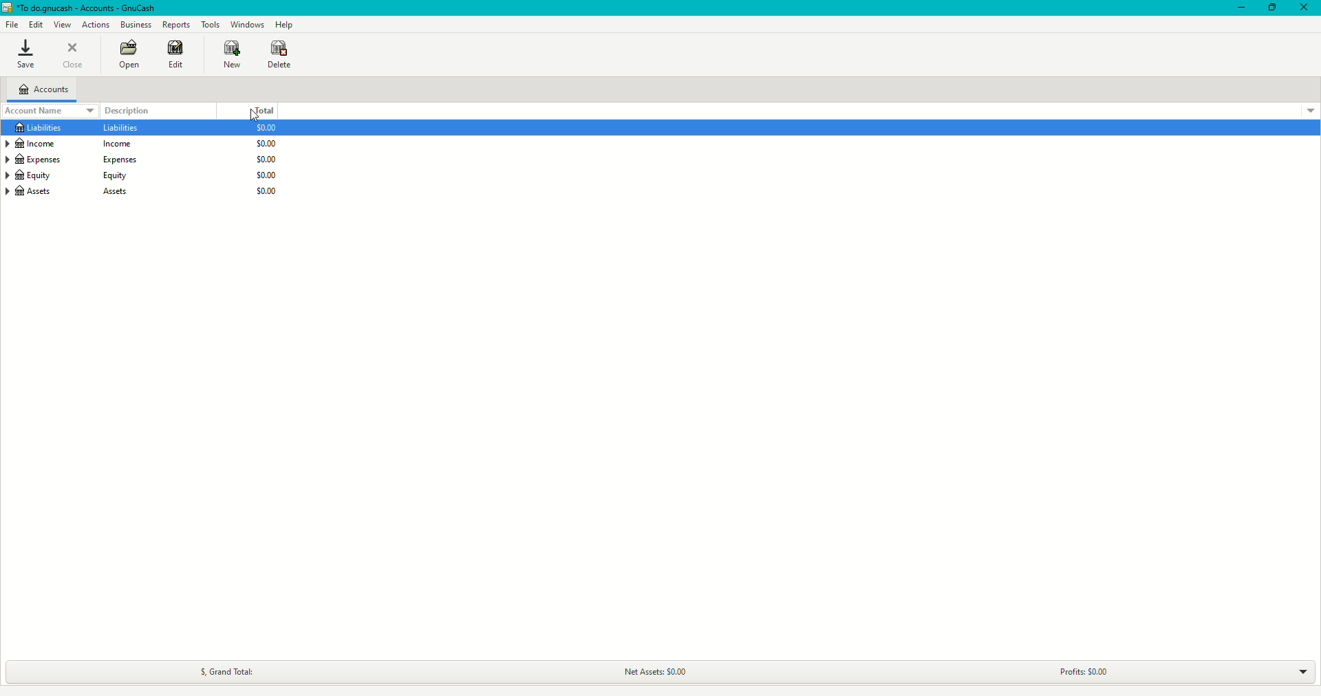 The height and width of the screenshot is (696, 1321). What do you see at coordinates (77, 52) in the screenshot?
I see `Close` at bounding box center [77, 52].